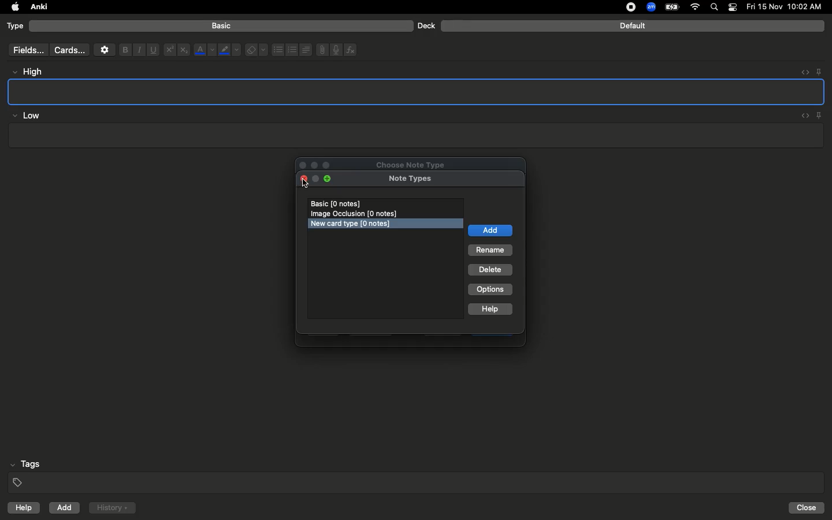  I want to click on Low, so click(27, 116).